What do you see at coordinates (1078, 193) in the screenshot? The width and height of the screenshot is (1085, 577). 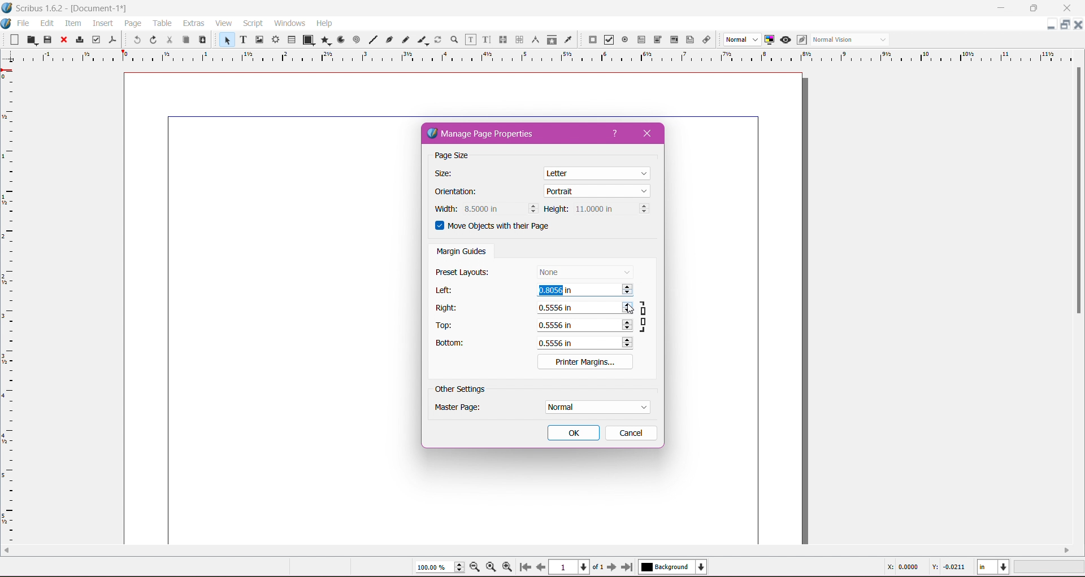 I see `Vertical Scroll Bar` at bounding box center [1078, 193].